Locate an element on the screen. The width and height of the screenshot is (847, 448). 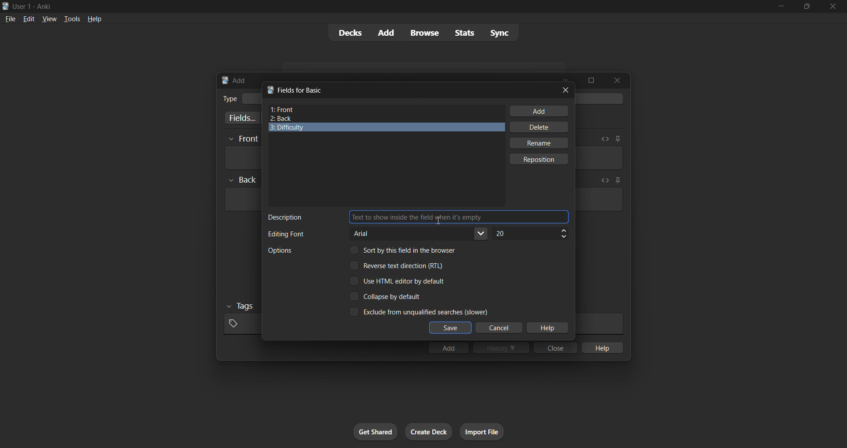
field font size is located at coordinates (530, 234).